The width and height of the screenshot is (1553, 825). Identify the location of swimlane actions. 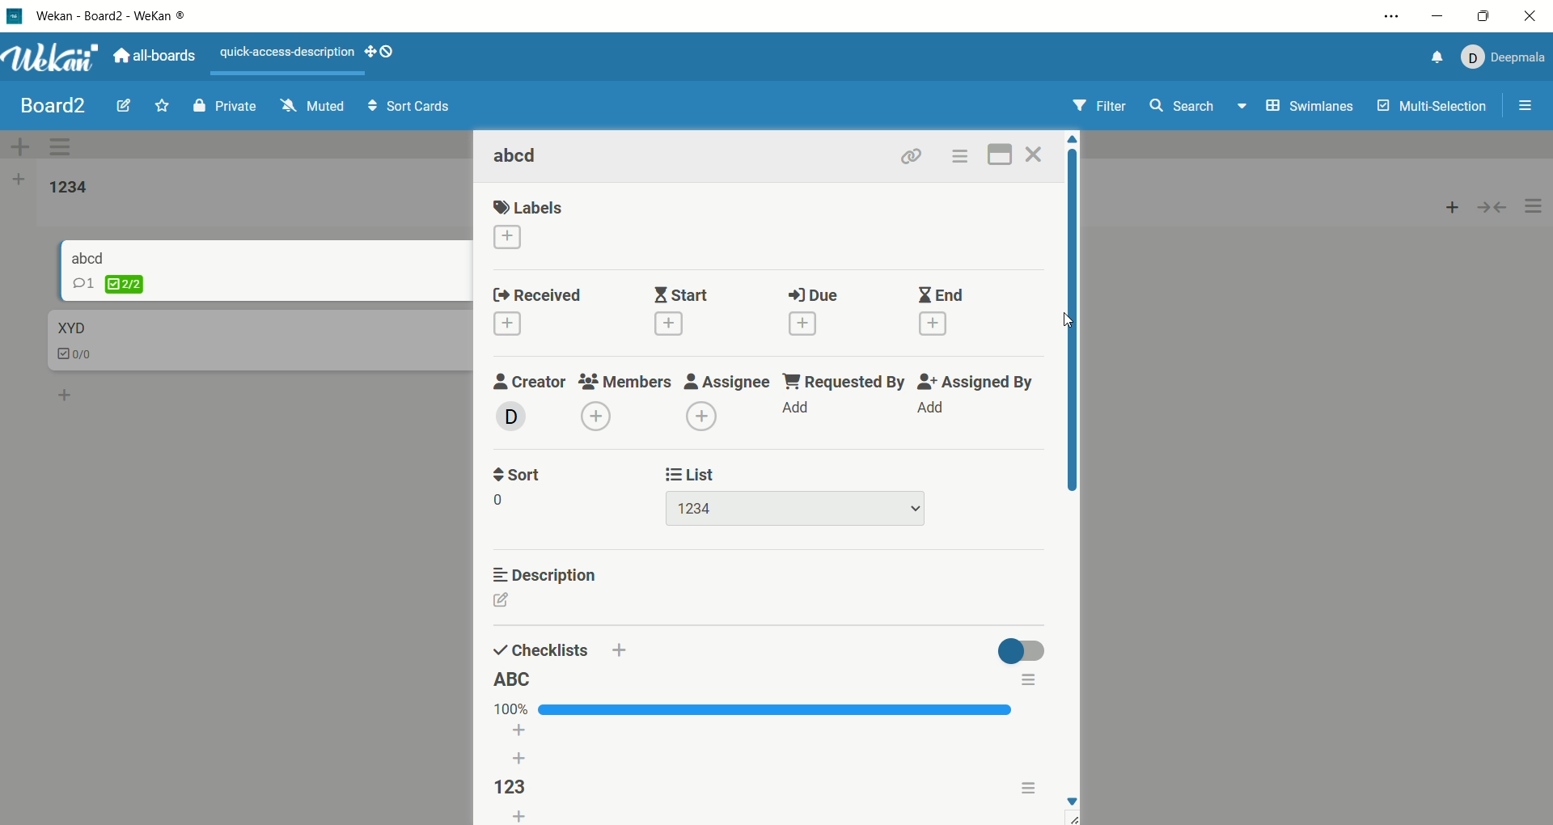
(64, 148).